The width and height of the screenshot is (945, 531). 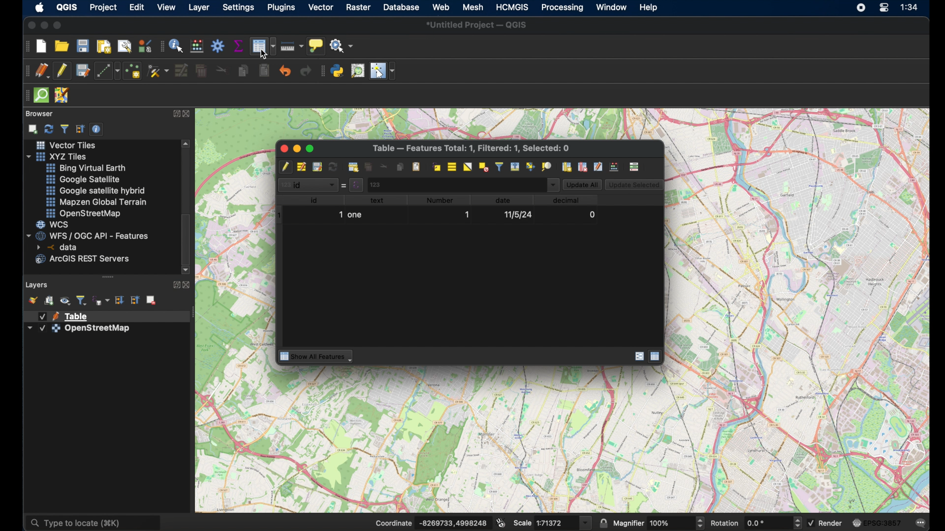 What do you see at coordinates (119, 300) in the screenshot?
I see `expand all` at bounding box center [119, 300].